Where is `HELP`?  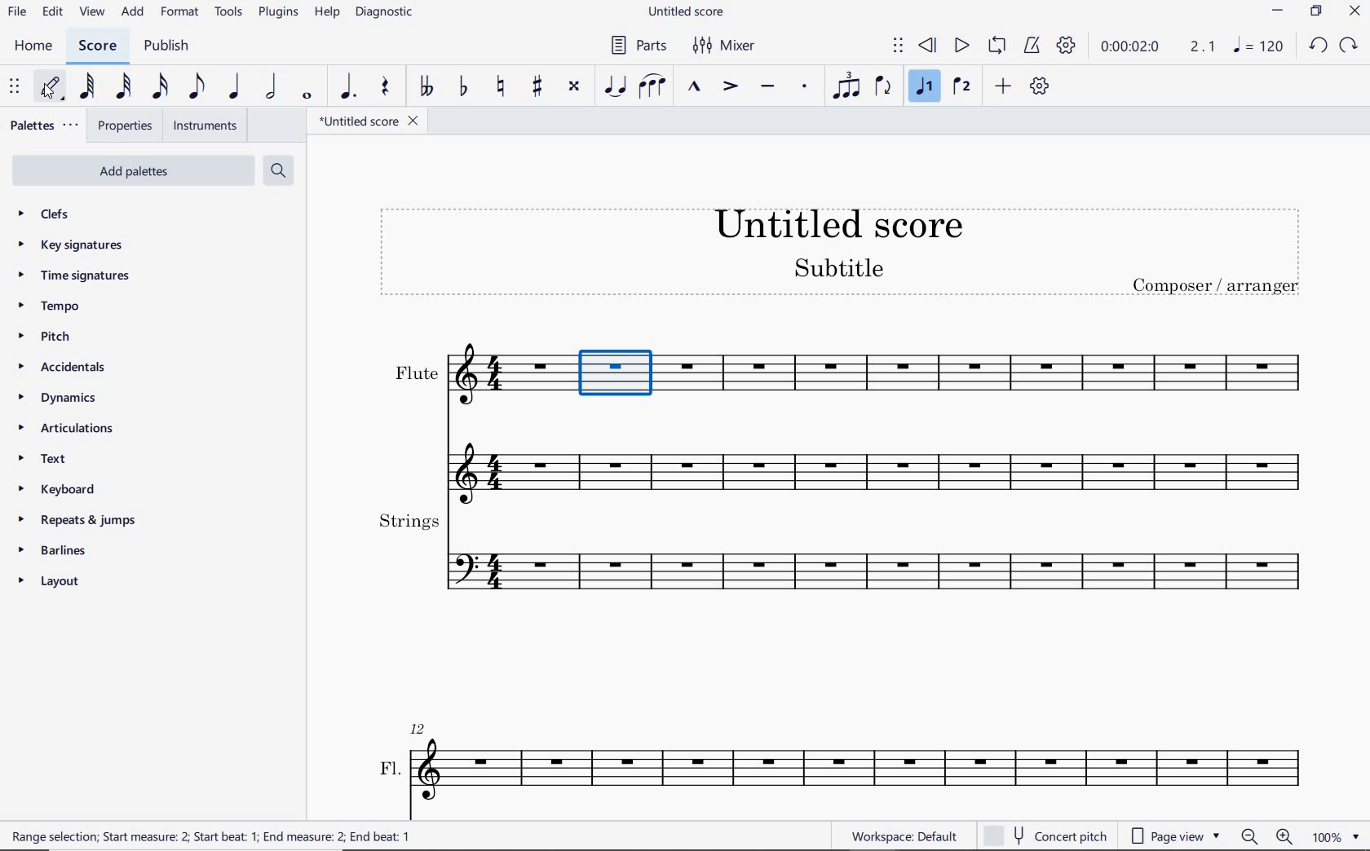 HELP is located at coordinates (328, 12).